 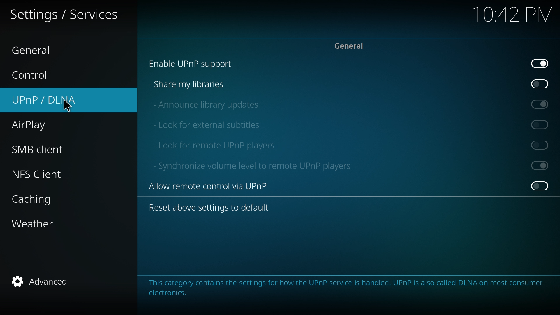 What do you see at coordinates (512, 14) in the screenshot?
I see `10:42 PM` at bounding box center [512, 14].